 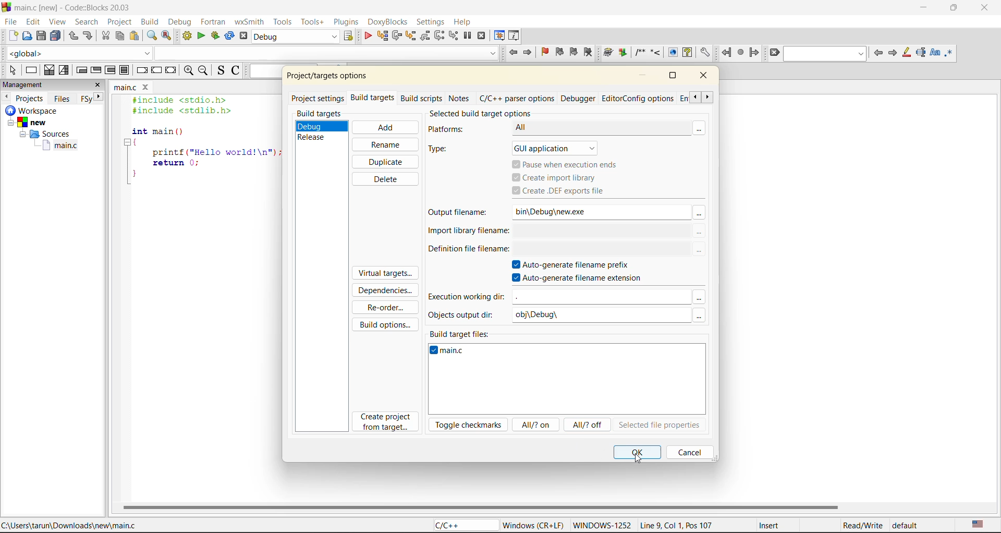 What do you see at coordinates (151, 35) in the screenshot?
I see `find` at bounding box center [151, 35].